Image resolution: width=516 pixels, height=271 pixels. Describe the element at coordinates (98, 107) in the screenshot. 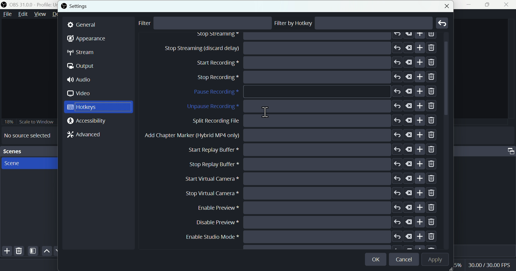

I see `Hot keys` at that location.